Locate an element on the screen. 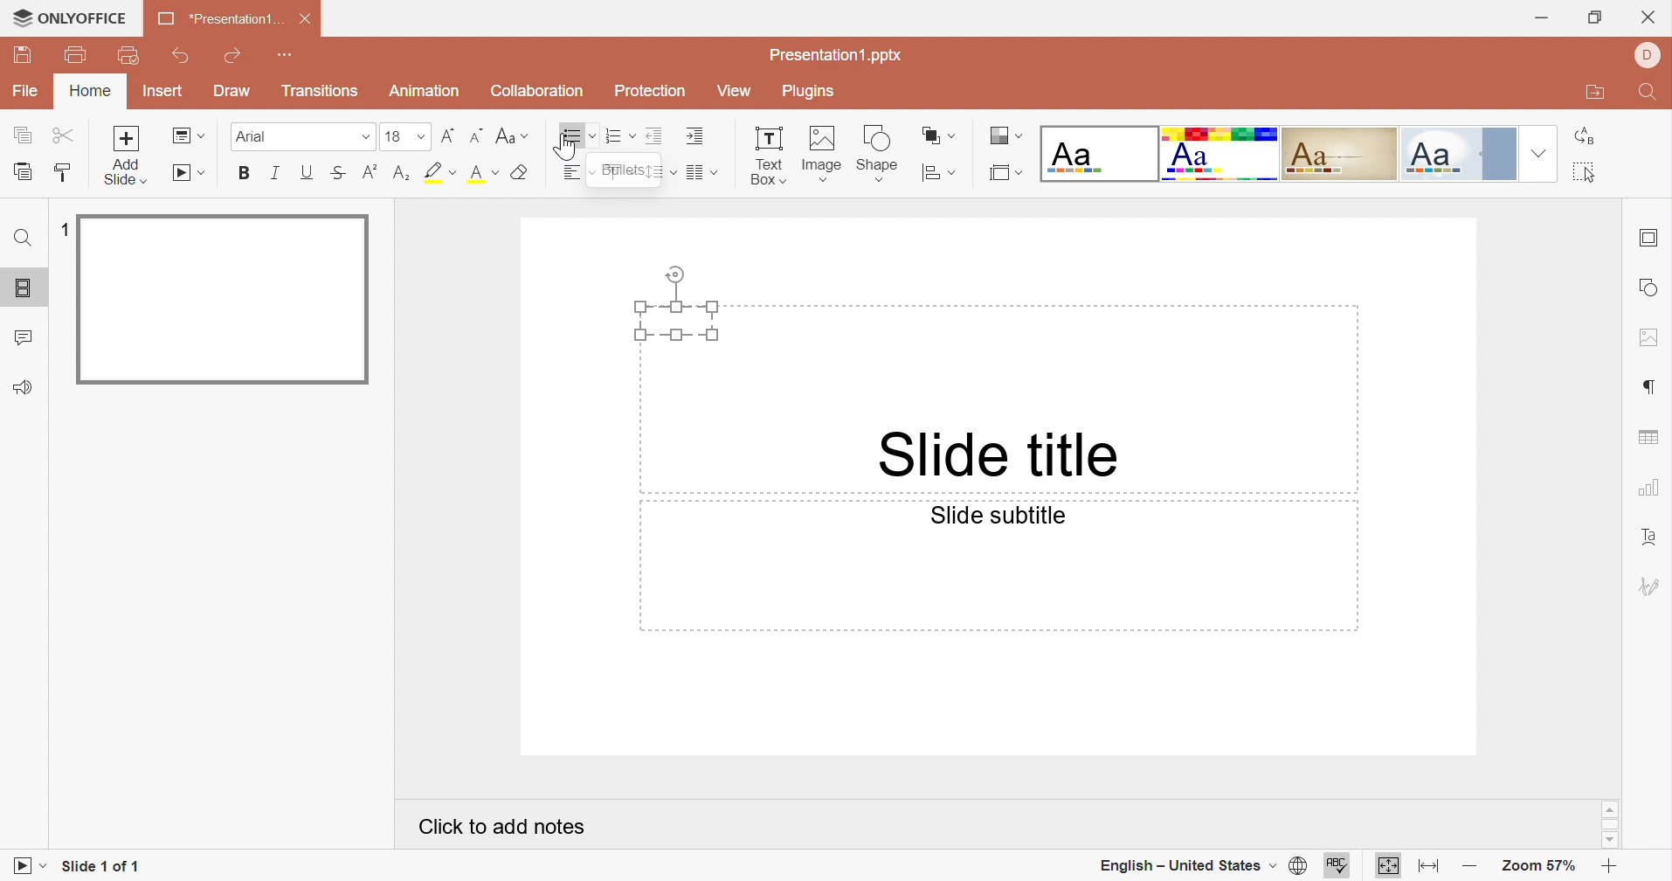 Image resolution: width=1672 pixels, height=881 pixels. Horizontal align is located at coordinates (573, 172).